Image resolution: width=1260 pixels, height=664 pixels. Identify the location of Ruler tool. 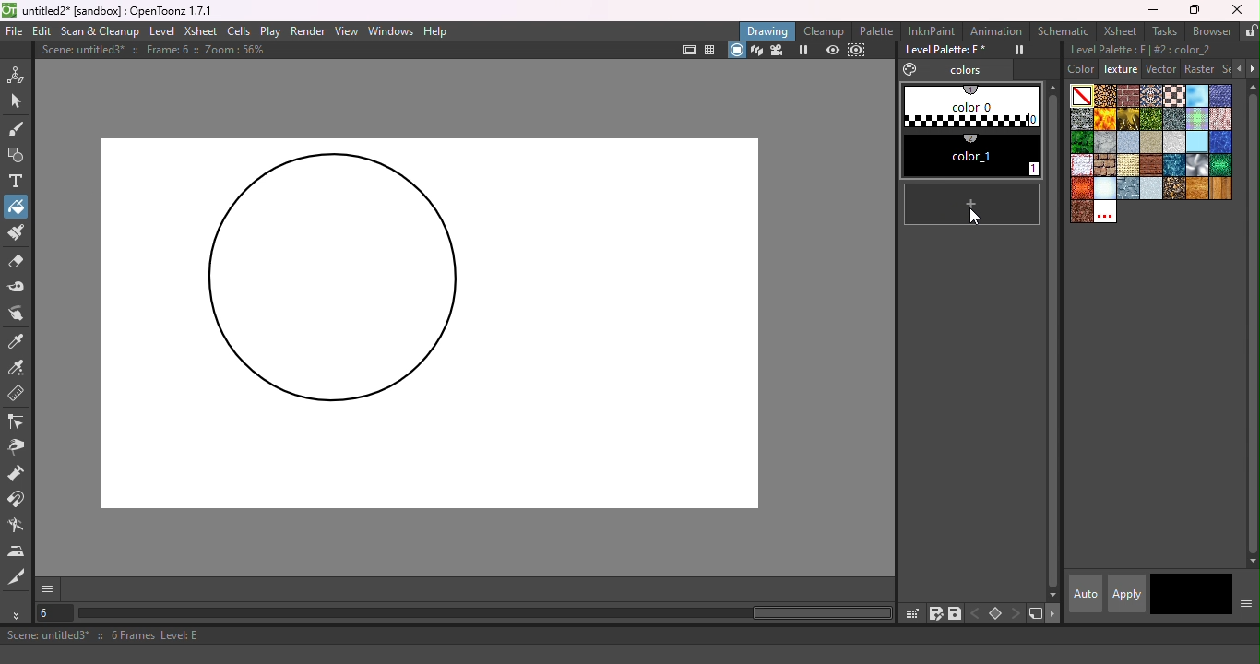
(18, 395).